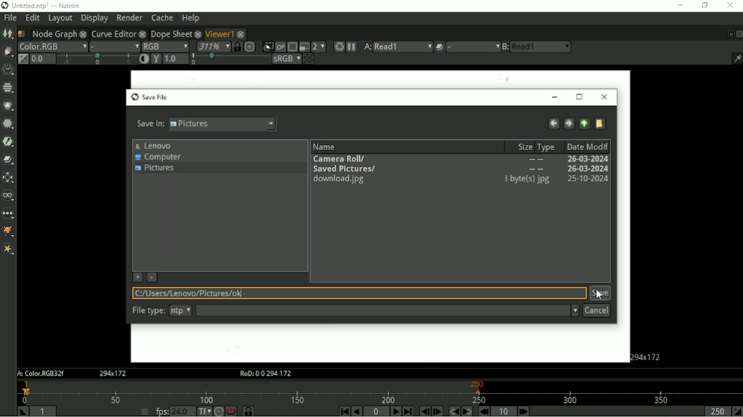  Describe the element at coordinates (461, 179) in the screenshot. I see `download.jpg` at that location.